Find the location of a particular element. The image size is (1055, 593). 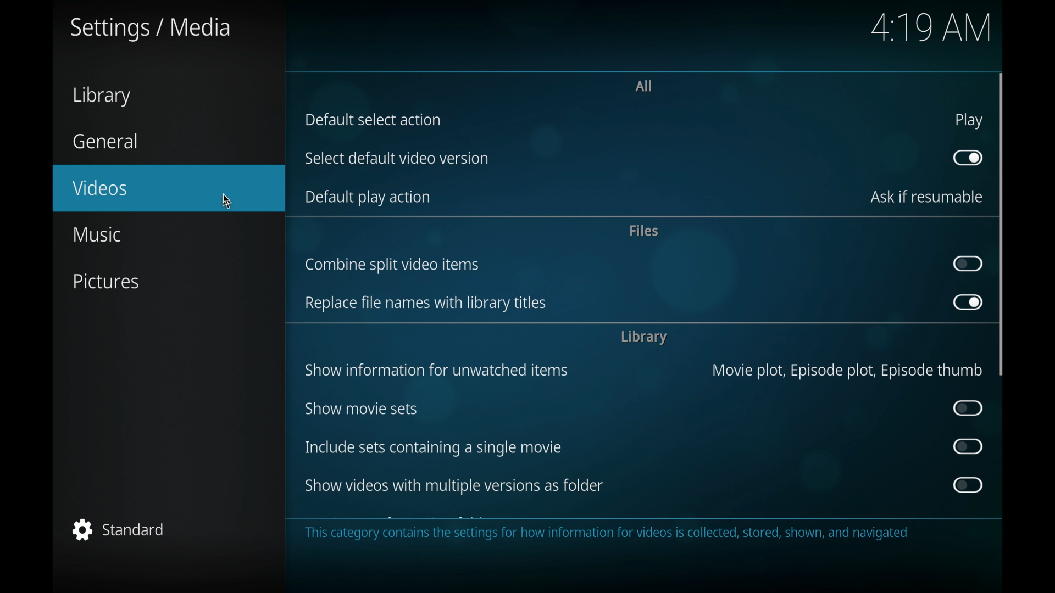

play is located at coordinates (968, 120).